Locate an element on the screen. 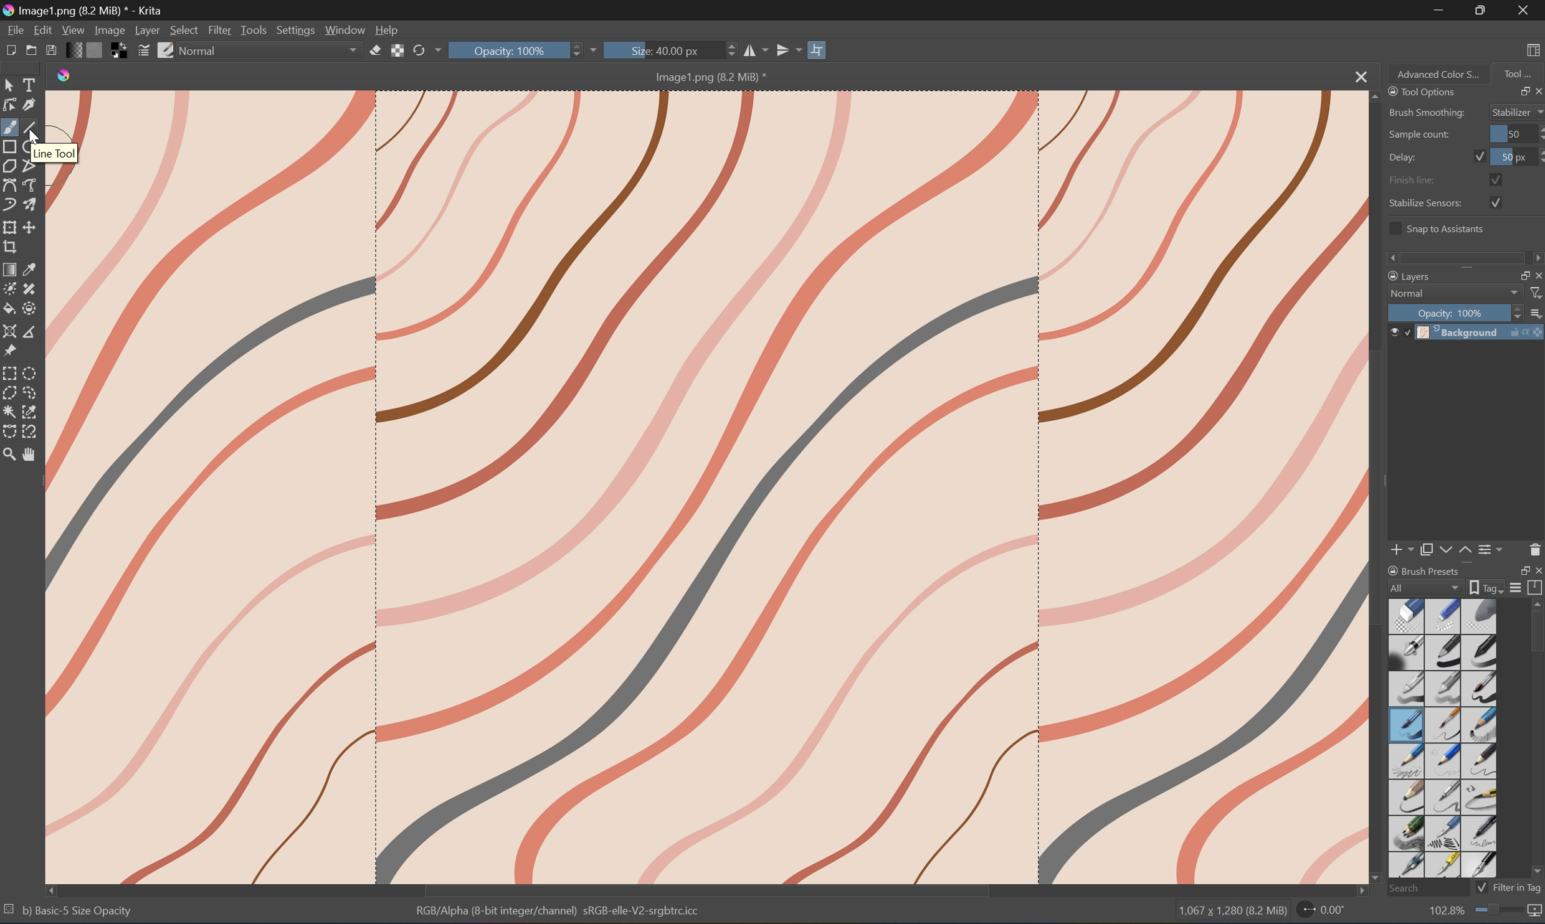 The image size is (1545, 924). Normal is located at coordinates (203, 50).